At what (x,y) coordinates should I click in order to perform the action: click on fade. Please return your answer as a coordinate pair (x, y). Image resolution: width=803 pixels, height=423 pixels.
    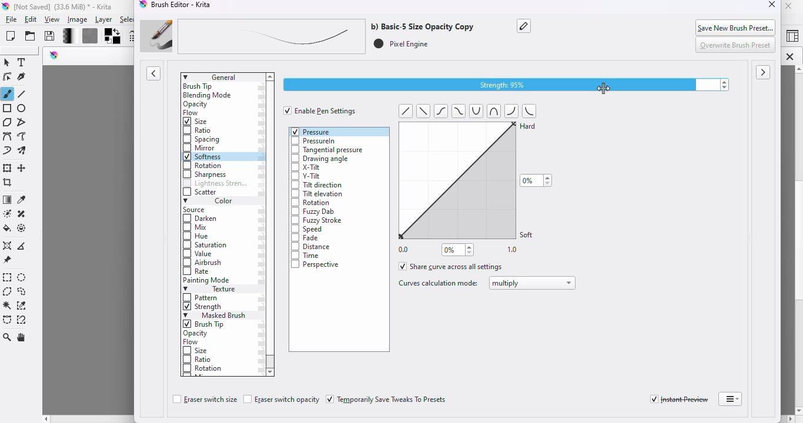
    Looking at the image, I should click on (306, 239).